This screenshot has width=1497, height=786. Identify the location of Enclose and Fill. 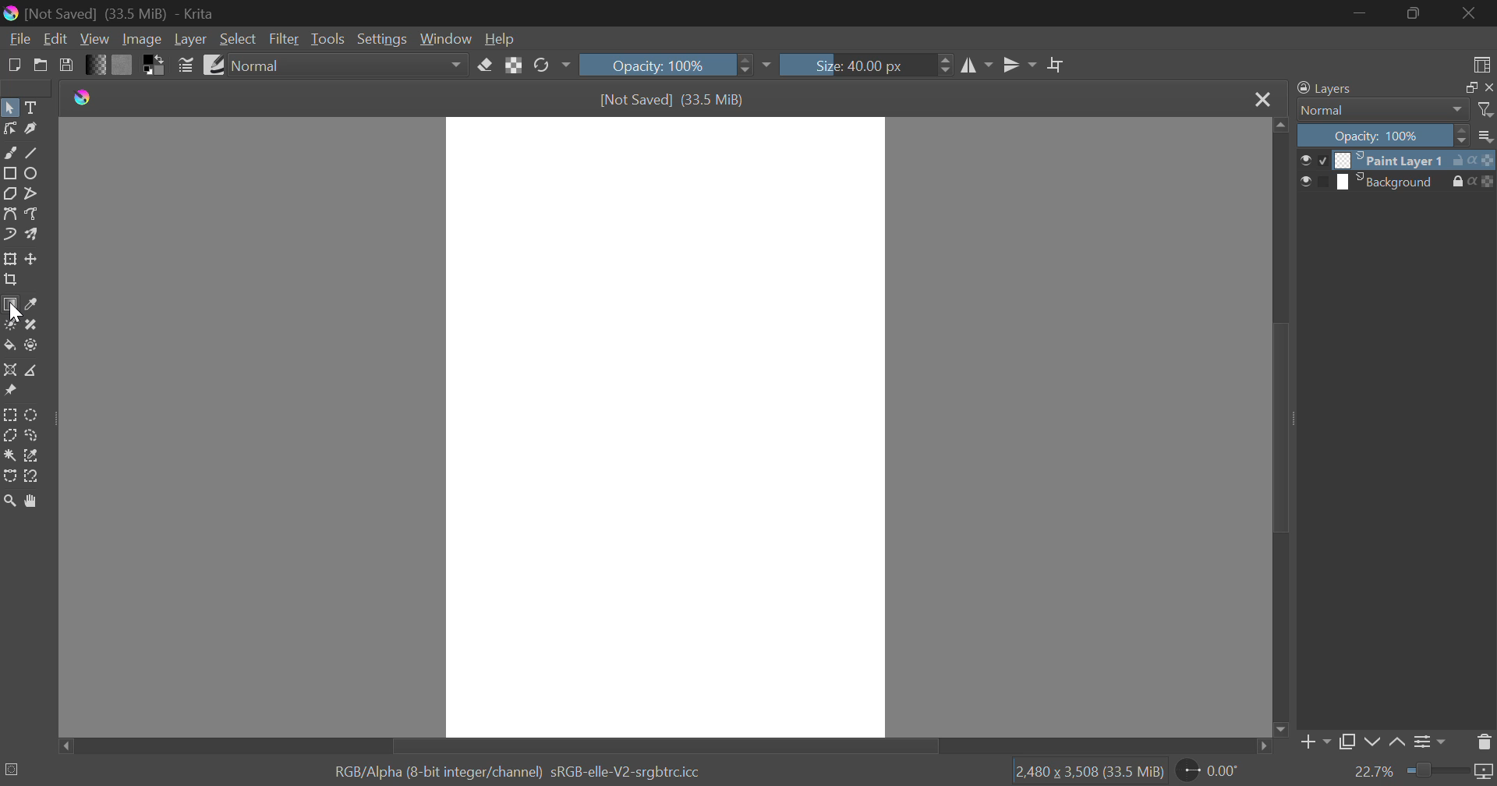
(30, 345).